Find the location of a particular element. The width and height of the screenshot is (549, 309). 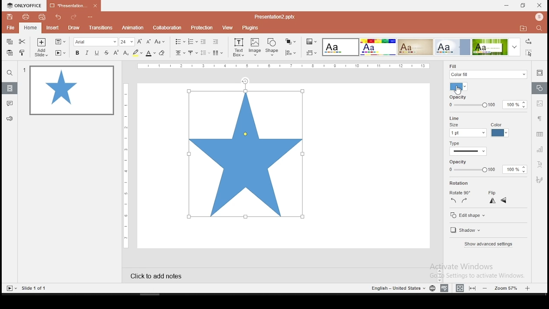

click to add notes is located at coordinates (164, 275).